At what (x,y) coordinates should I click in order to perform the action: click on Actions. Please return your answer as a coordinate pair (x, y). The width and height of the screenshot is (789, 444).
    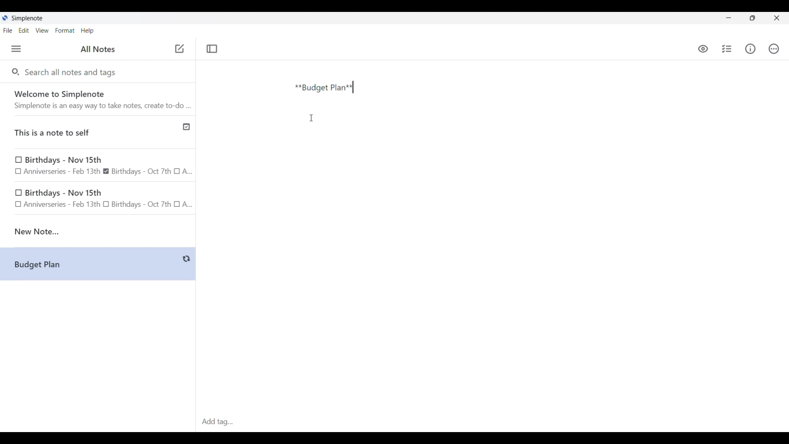
    Looking at the image, I should click on (773, 49).